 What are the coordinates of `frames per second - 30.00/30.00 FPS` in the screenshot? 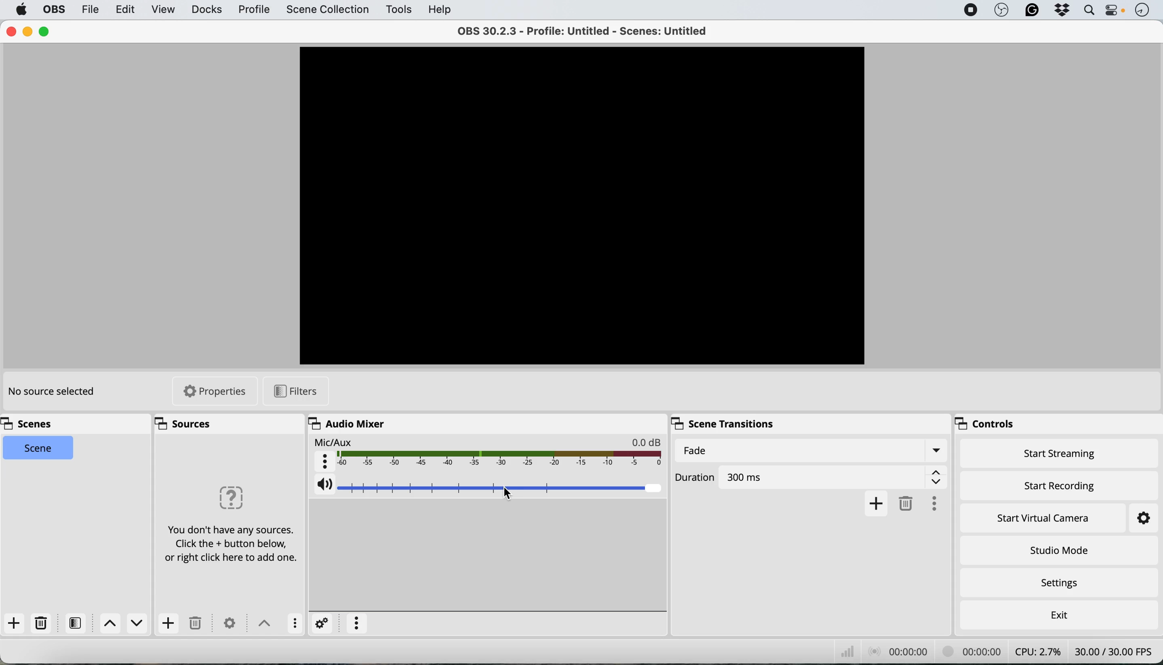 It's located at (1116, 652).